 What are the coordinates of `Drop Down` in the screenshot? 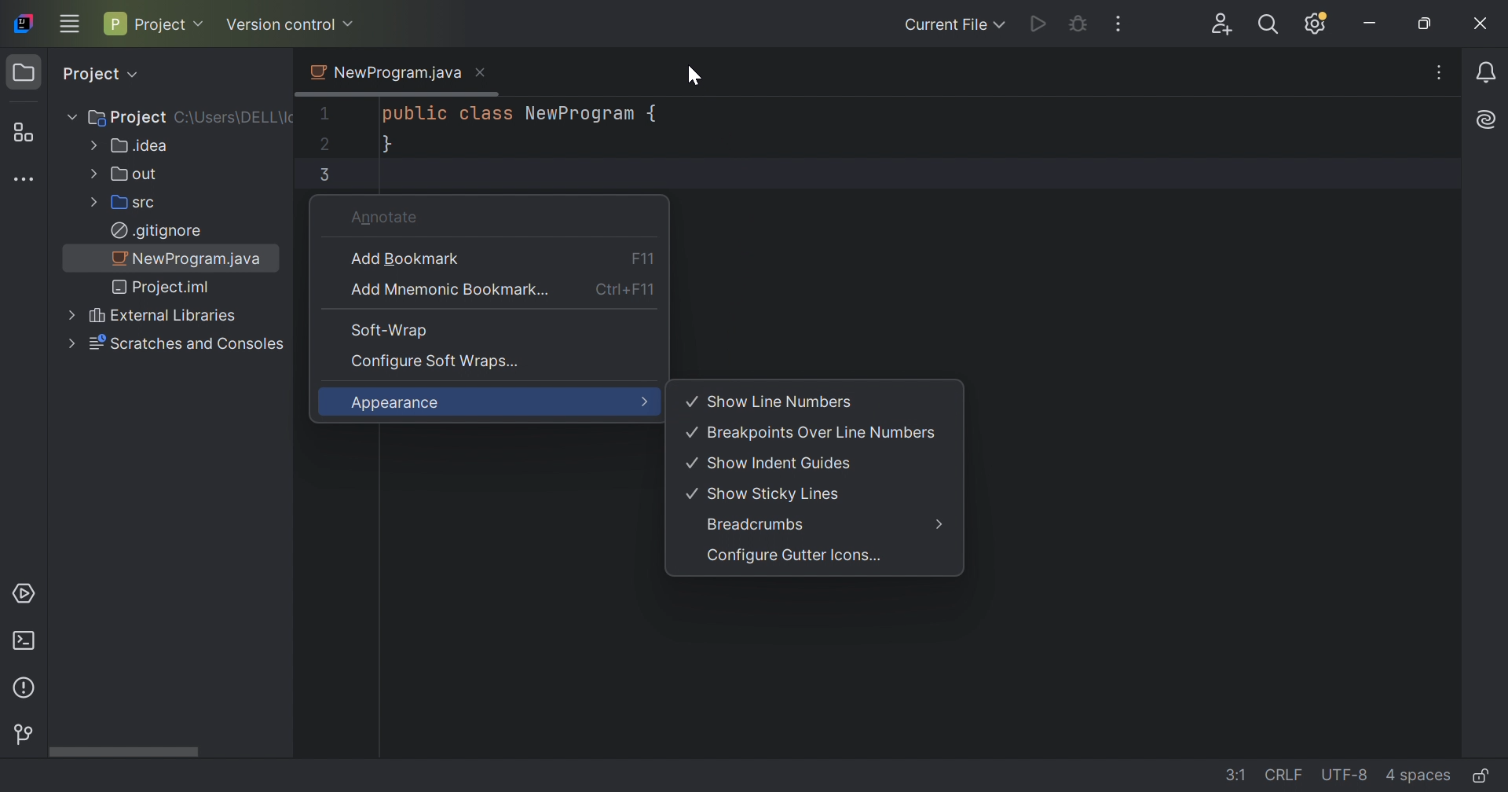 It's located at (93, 201).